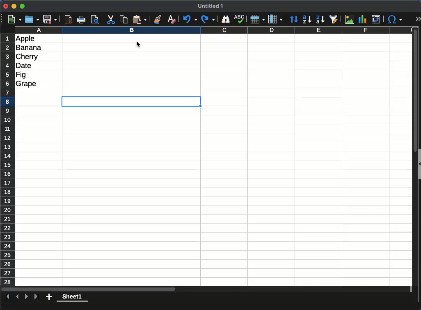 The width and height of the screenshot is (421, 310). I want to click on banana, so click(29, 48).